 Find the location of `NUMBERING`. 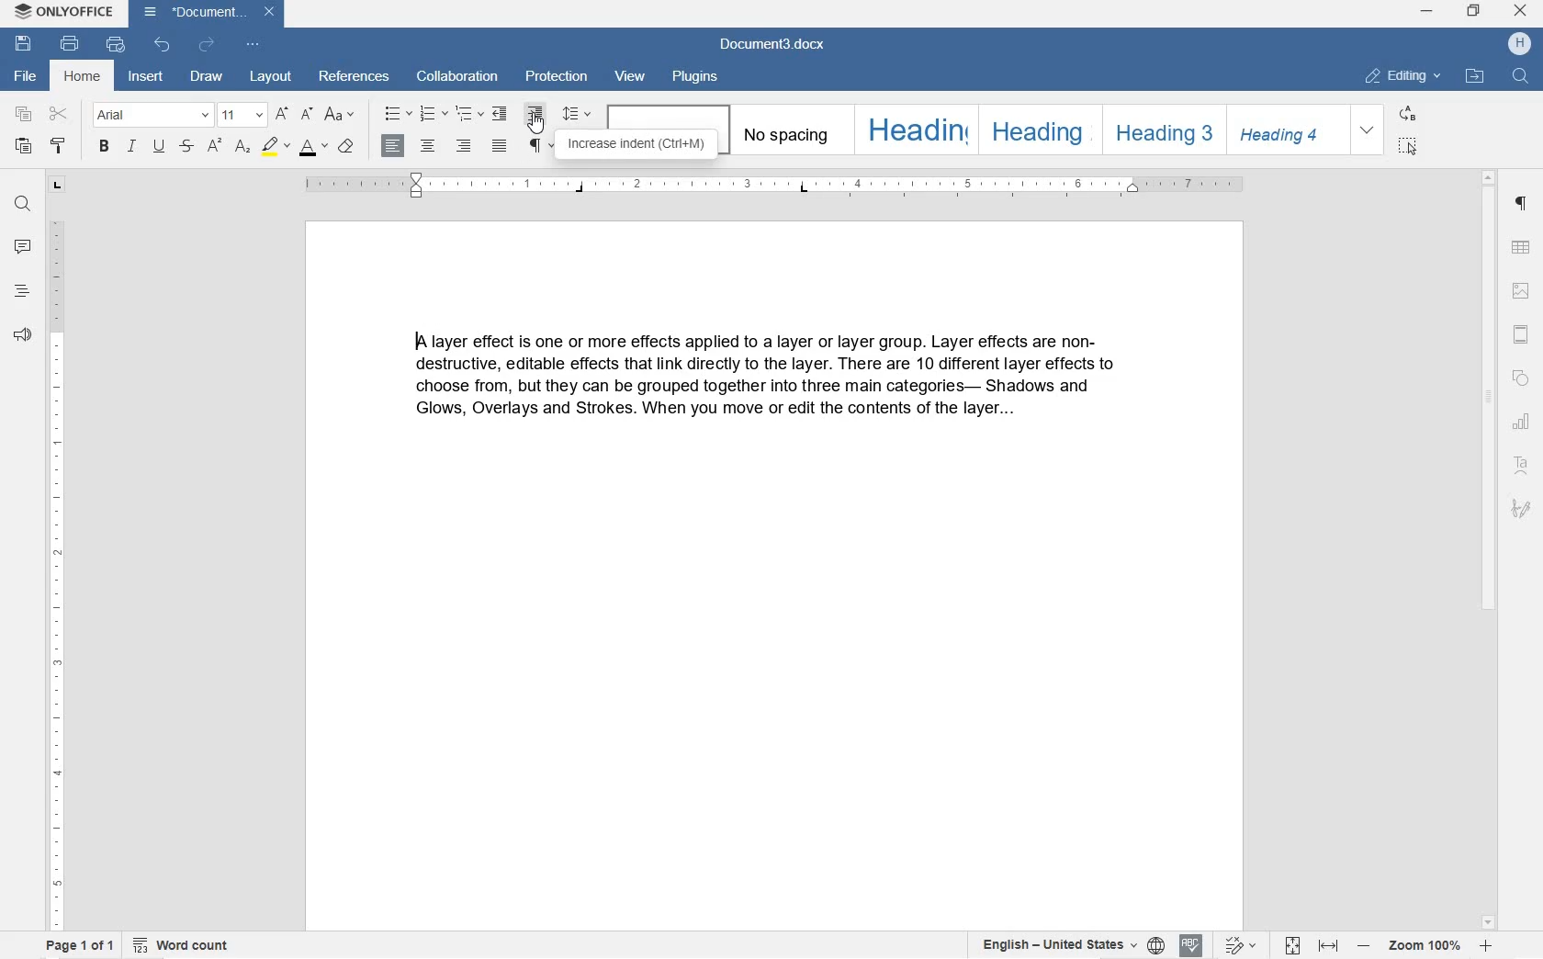

NUMBERING is located at coordinates (434, 113).